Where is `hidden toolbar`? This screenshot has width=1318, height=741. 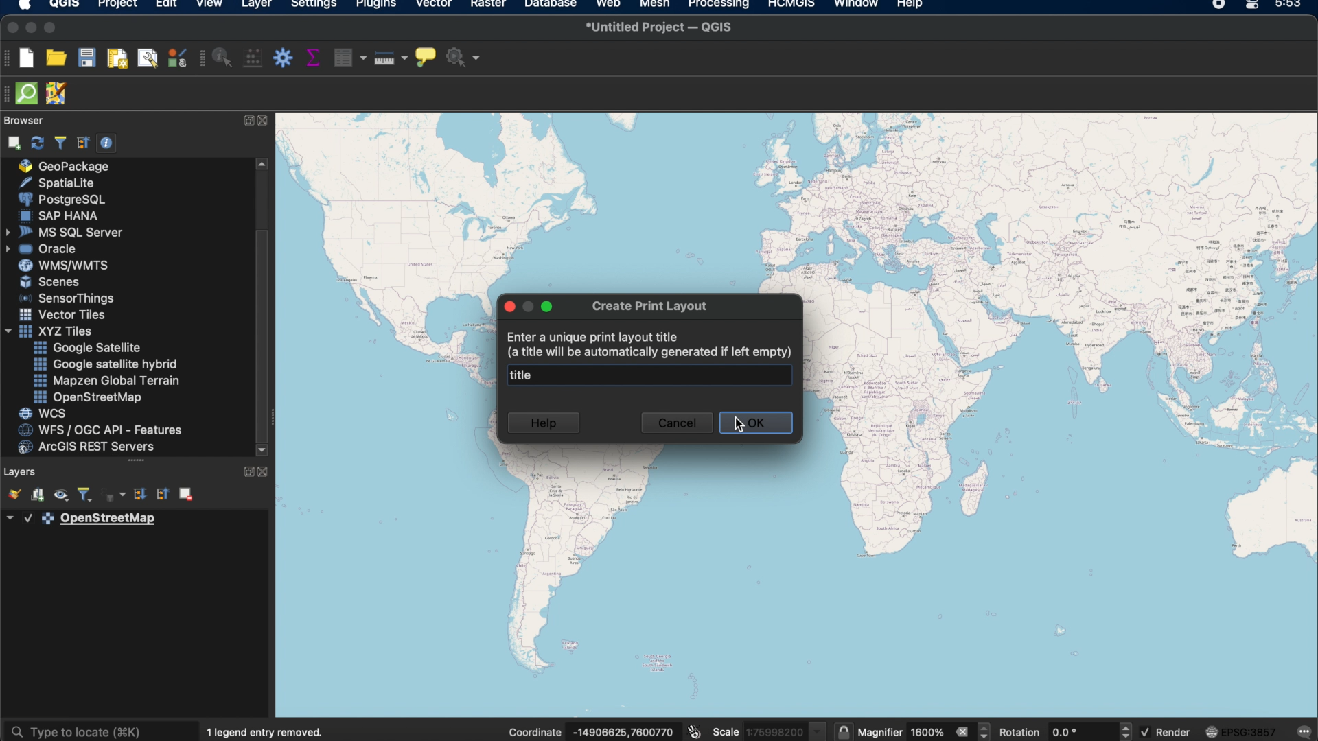
hidden toolbar is located at coordinates (8, 95).